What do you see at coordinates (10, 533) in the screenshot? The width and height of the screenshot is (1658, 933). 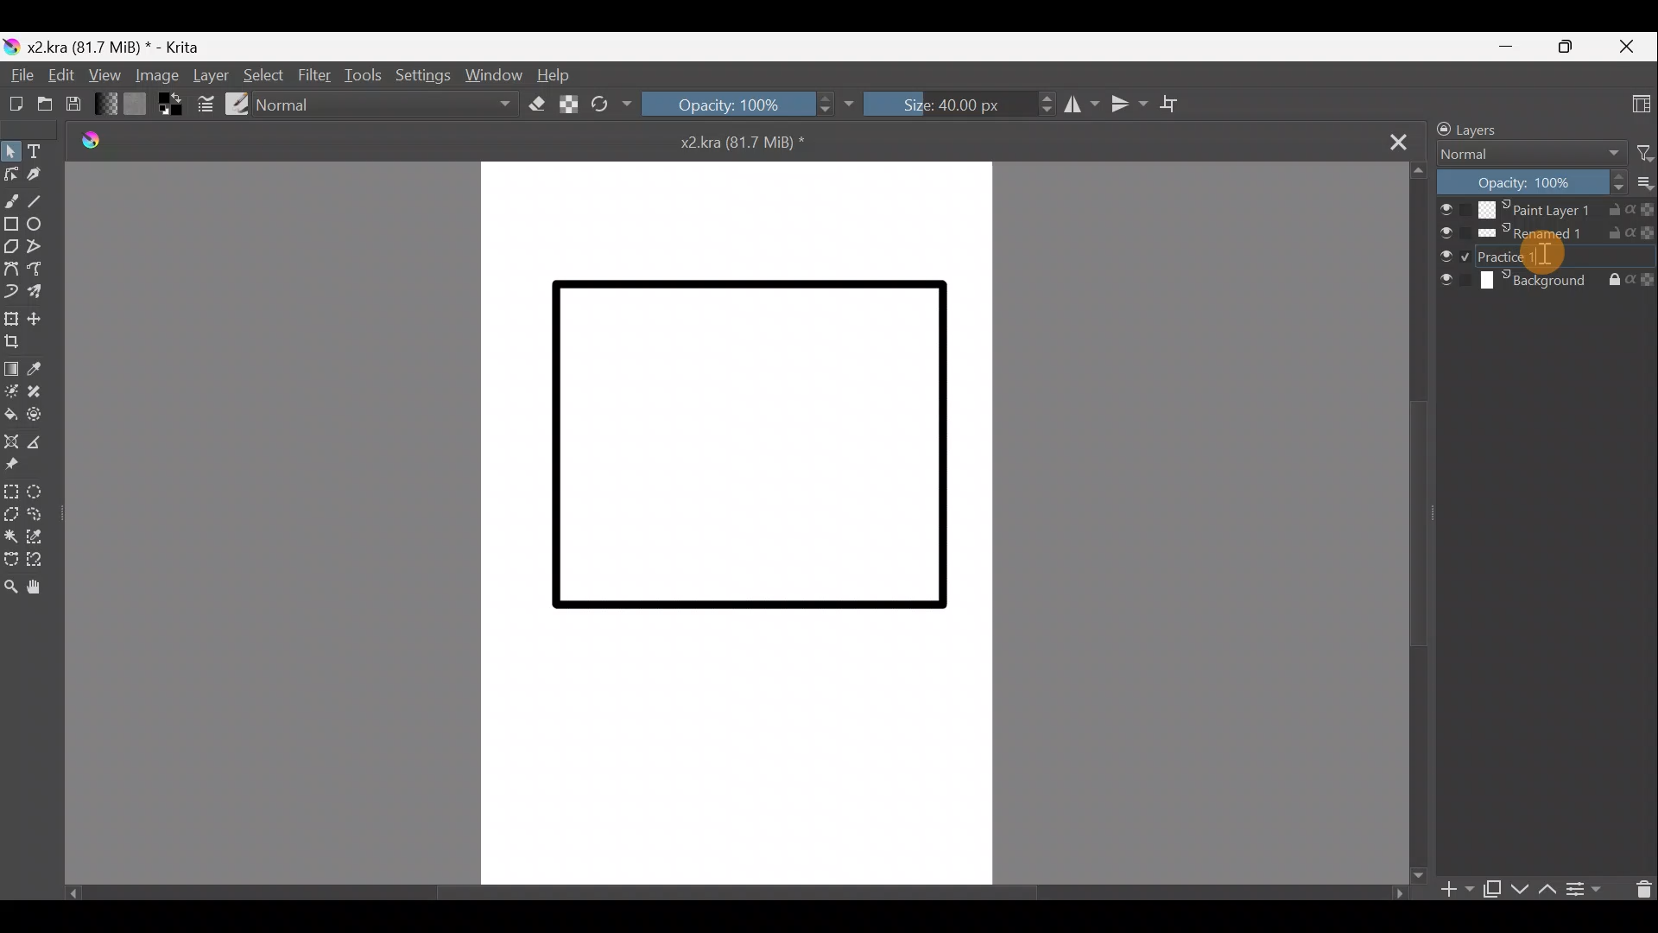 I see `Contiguous selection tool` at bounding box center [10, 533].